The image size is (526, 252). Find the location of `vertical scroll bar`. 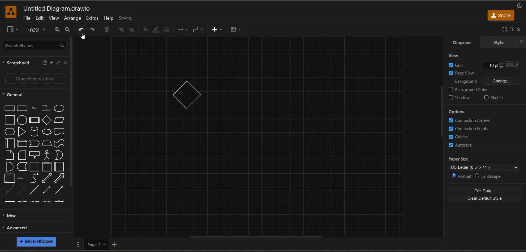

vertical scroll bar is located at coordinates (442, 112).